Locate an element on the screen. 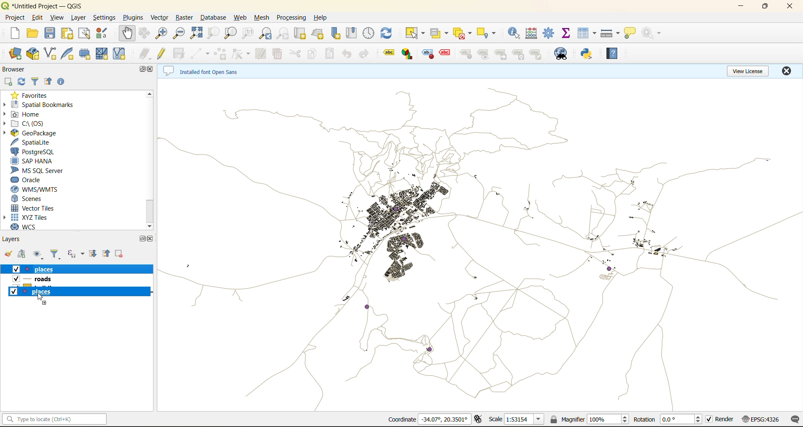 The height and width of the screenshot is (427, 803). new spatialite is located at coordinates (68, 54).